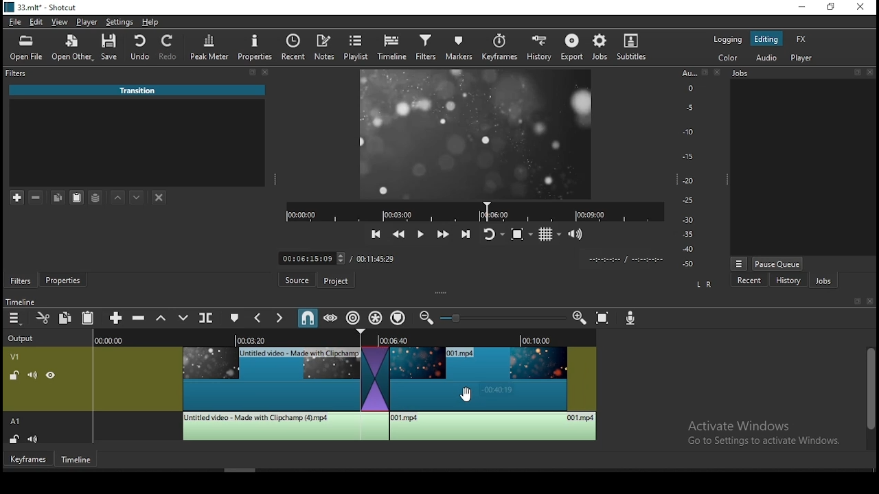 This screenshot has width=879, height=494. Describe the element at coordinates (20, 280) in the screenshot. I see `filters` at that location.